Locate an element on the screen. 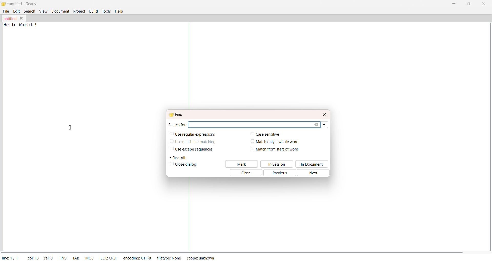 Image resolution: width=492 pixels, height=261 pixels. Encoding is located at coordinates (137, 257).